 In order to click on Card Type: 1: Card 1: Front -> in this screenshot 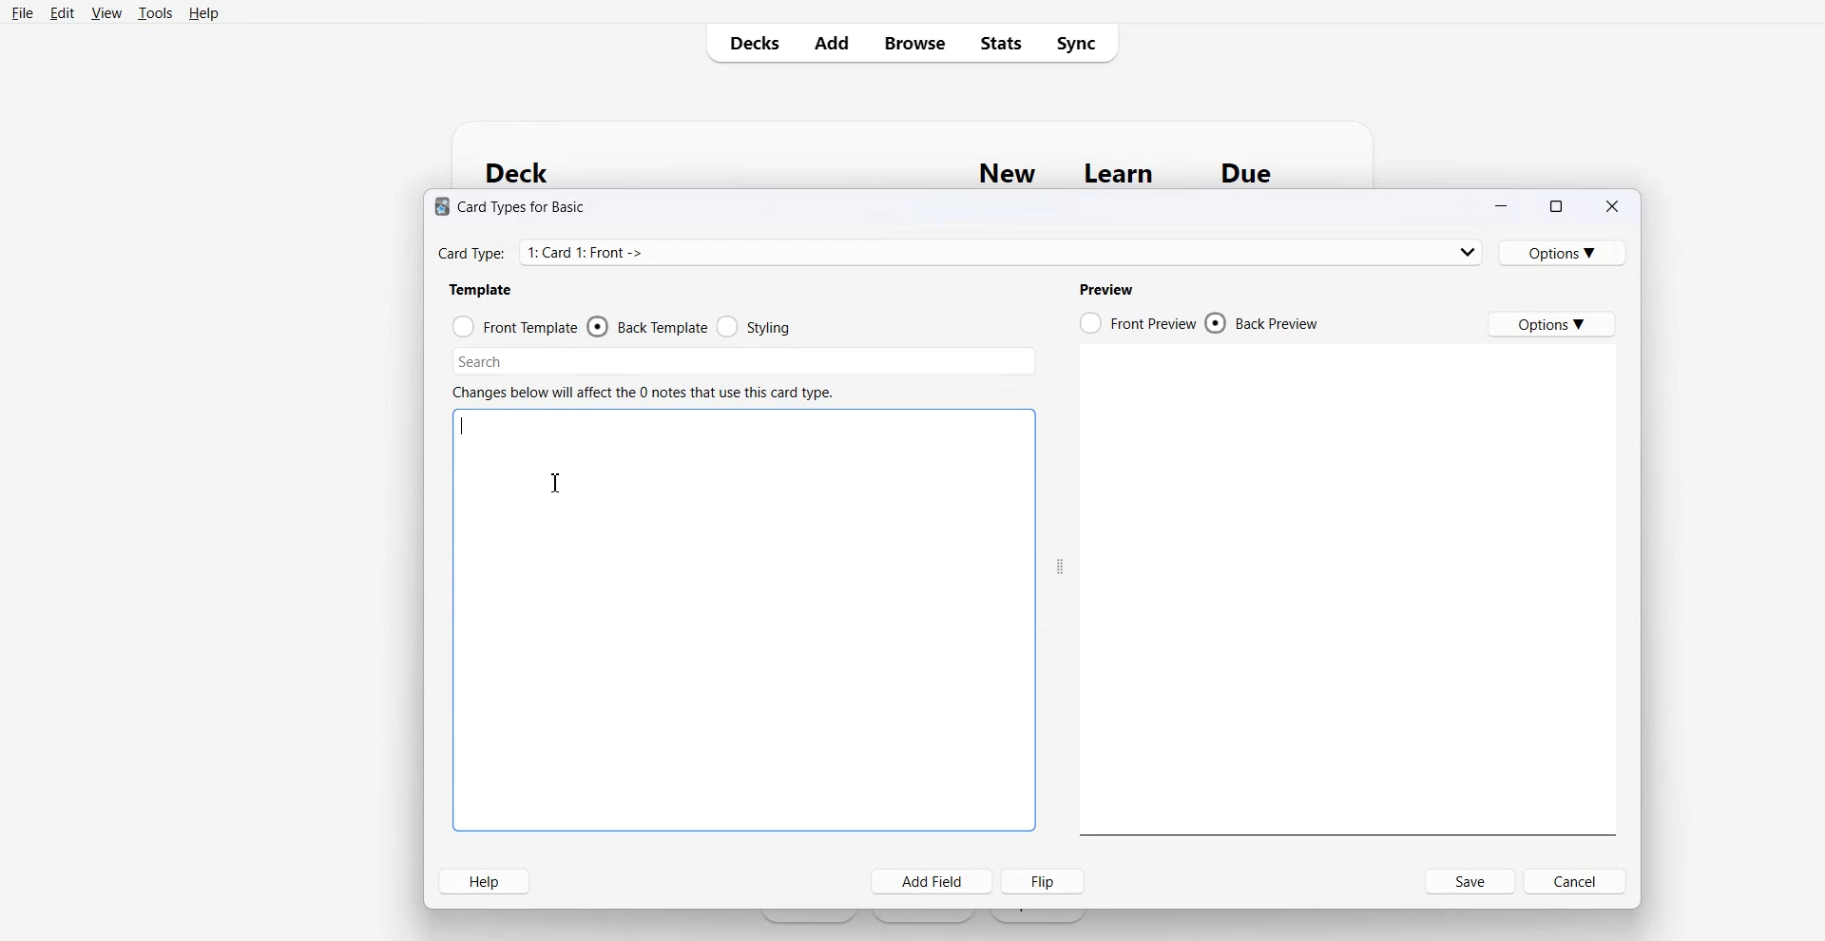, I will do `click(959, 249)`.